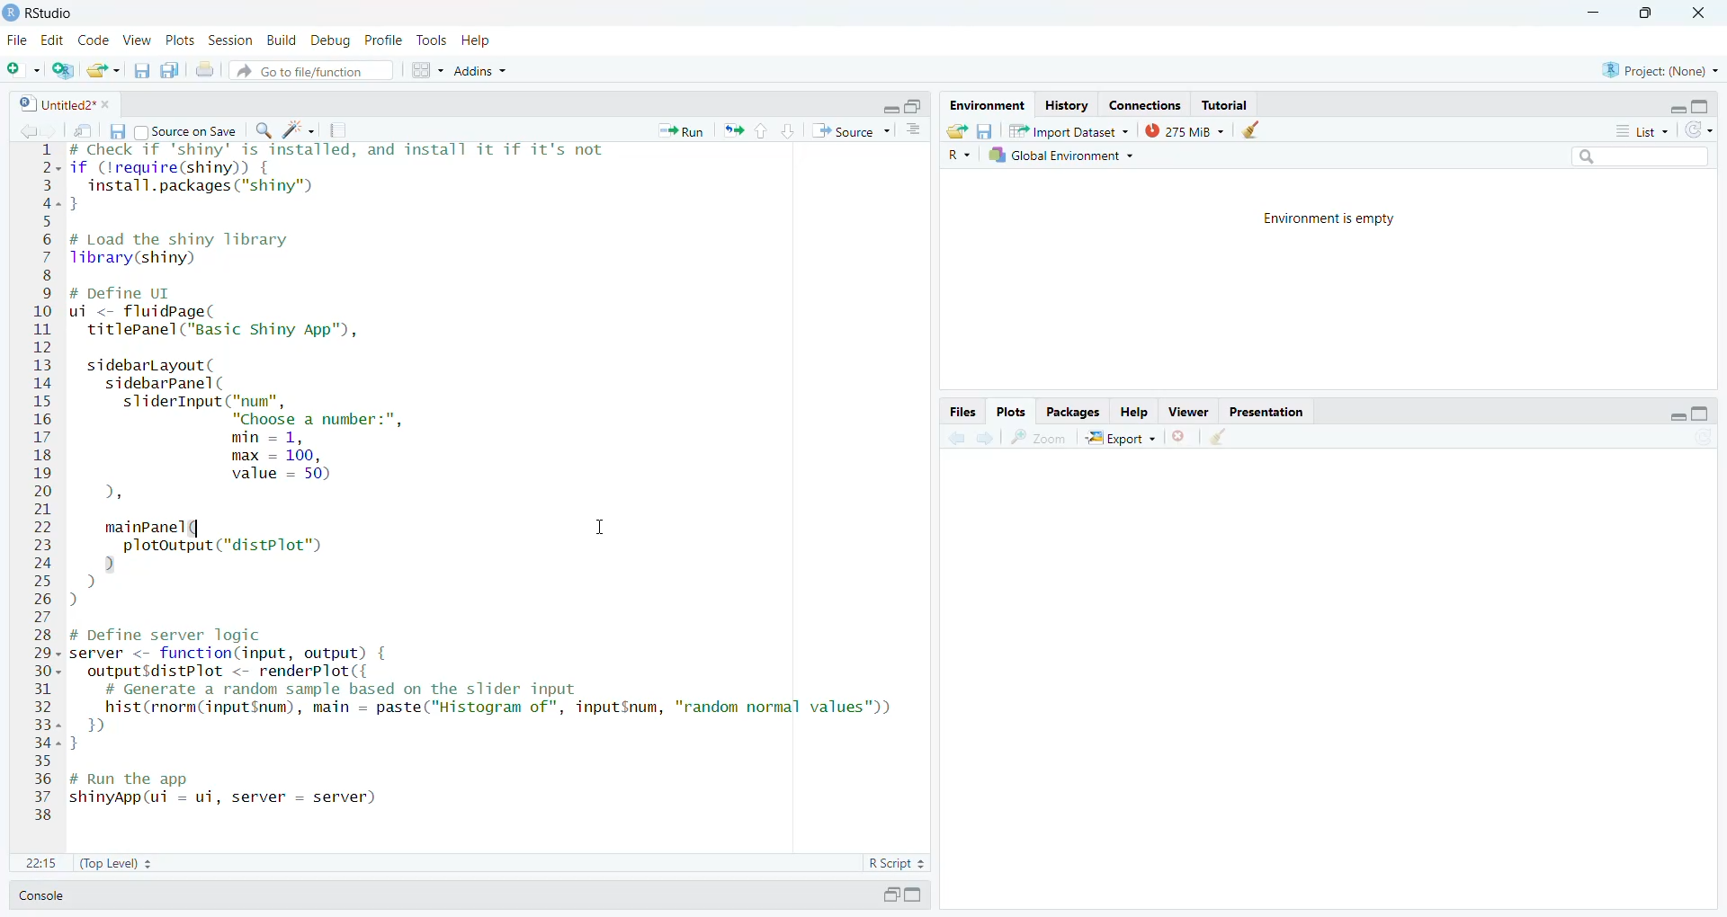 Image resolution: width=1727 pixels, height=917 pixels. What do you see at coordinates (332, 40) in the screenshot?
I see `Debug` at bounding box center [332, 40].